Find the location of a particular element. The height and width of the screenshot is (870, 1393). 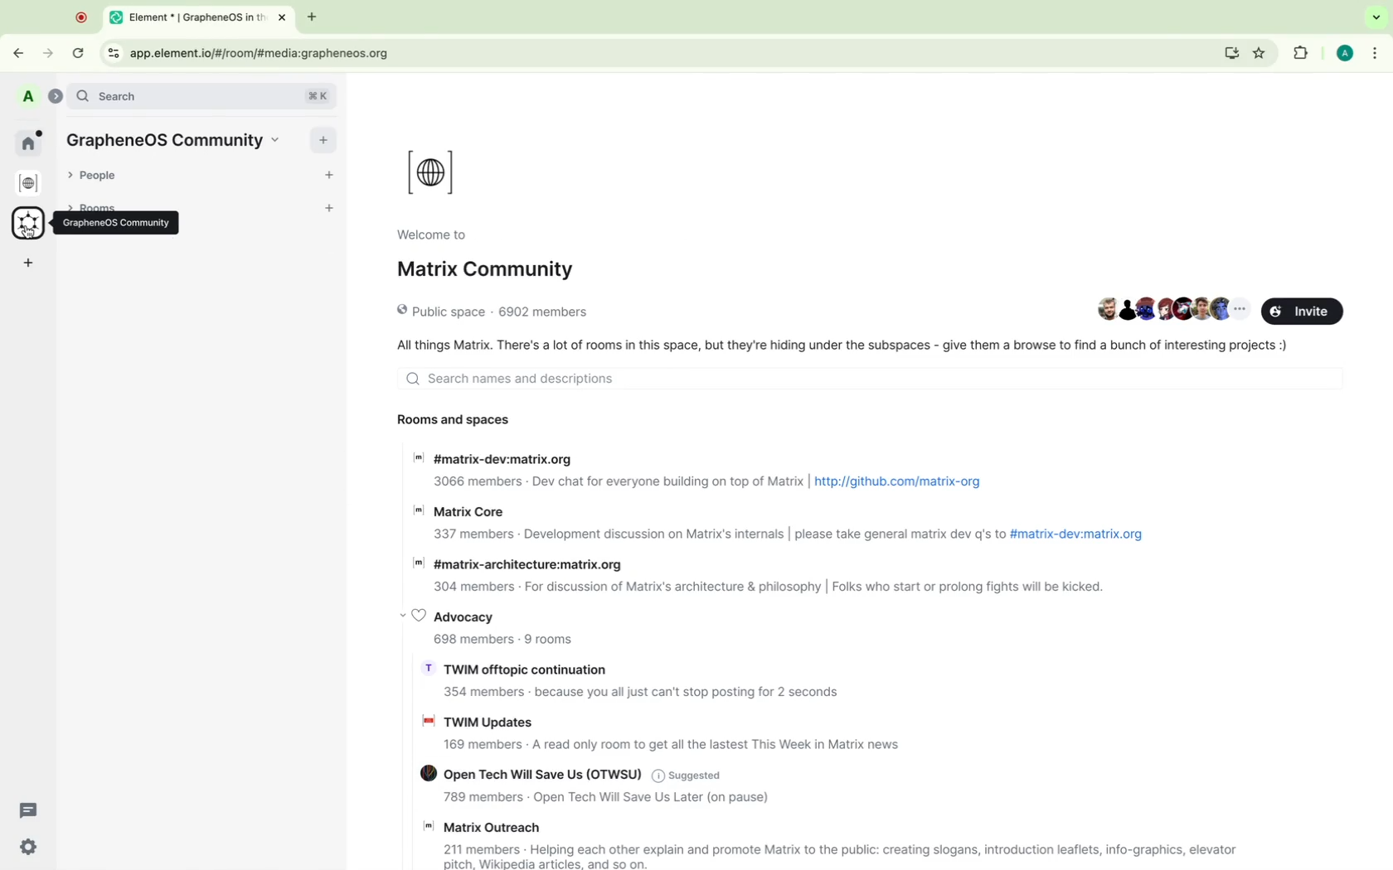

welcome to is located at coordinates (430, 234).